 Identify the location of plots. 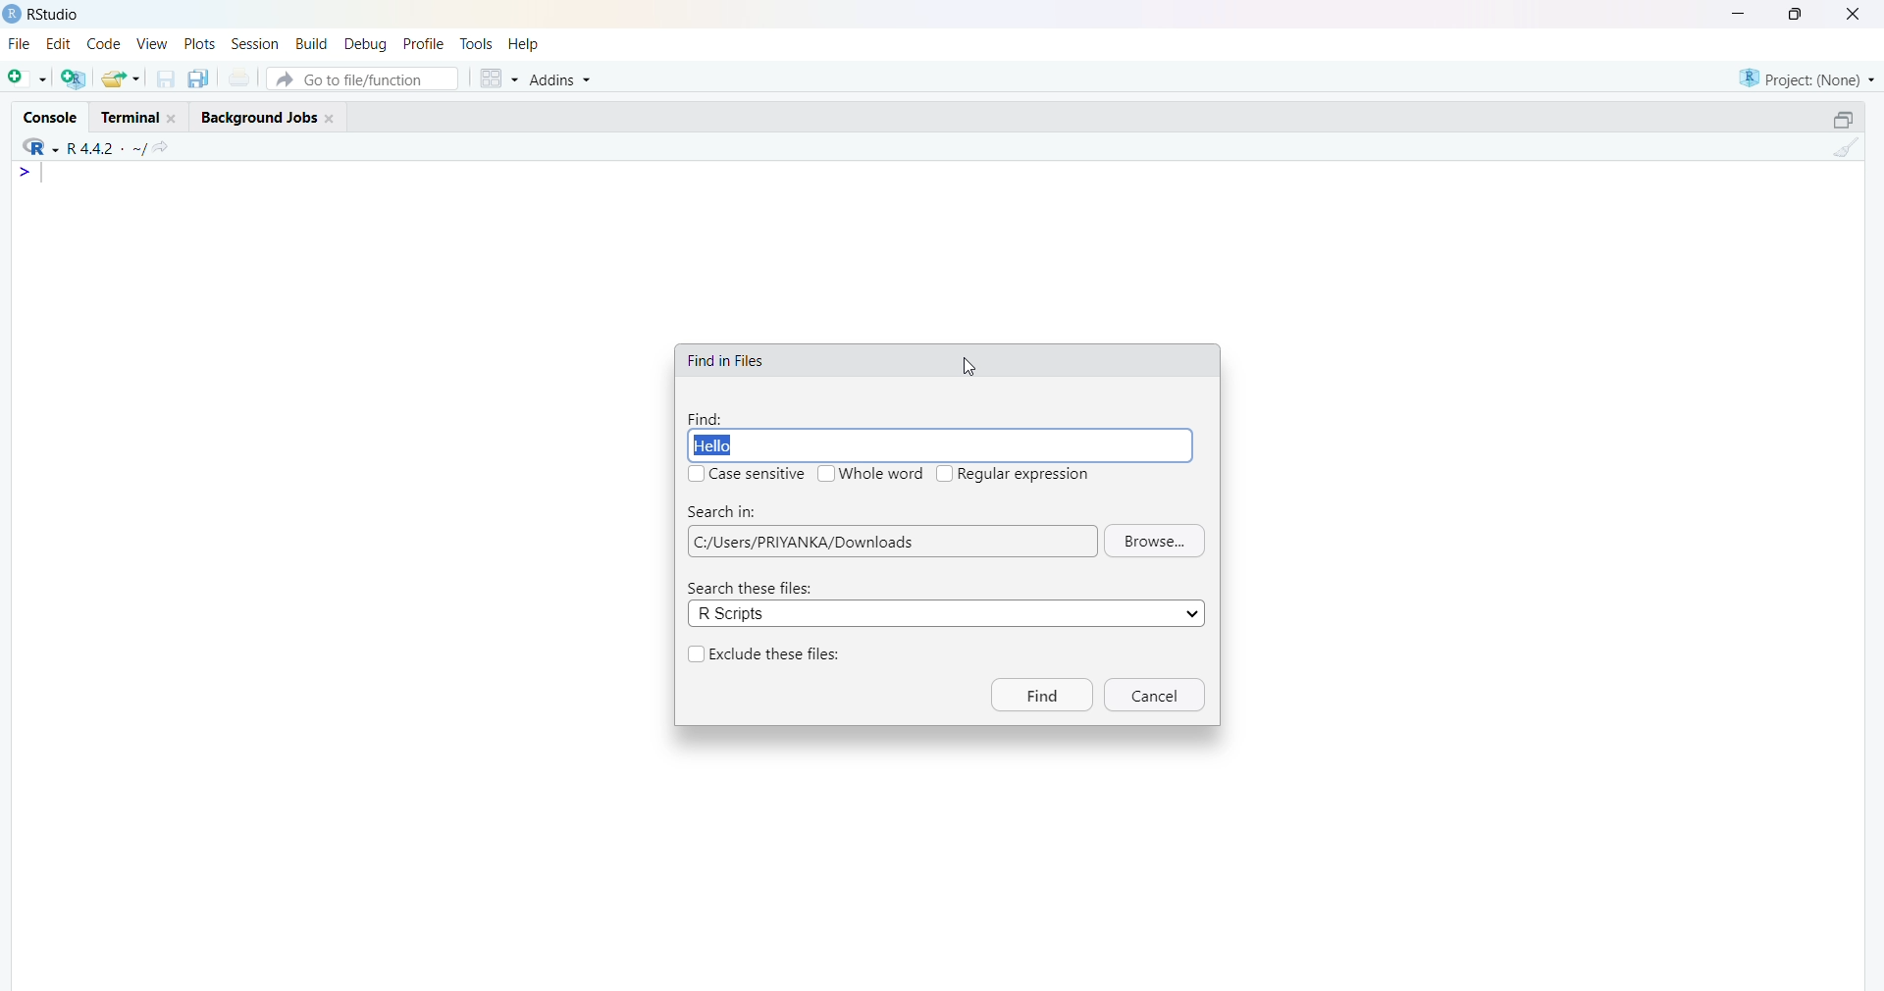
(199, 42).